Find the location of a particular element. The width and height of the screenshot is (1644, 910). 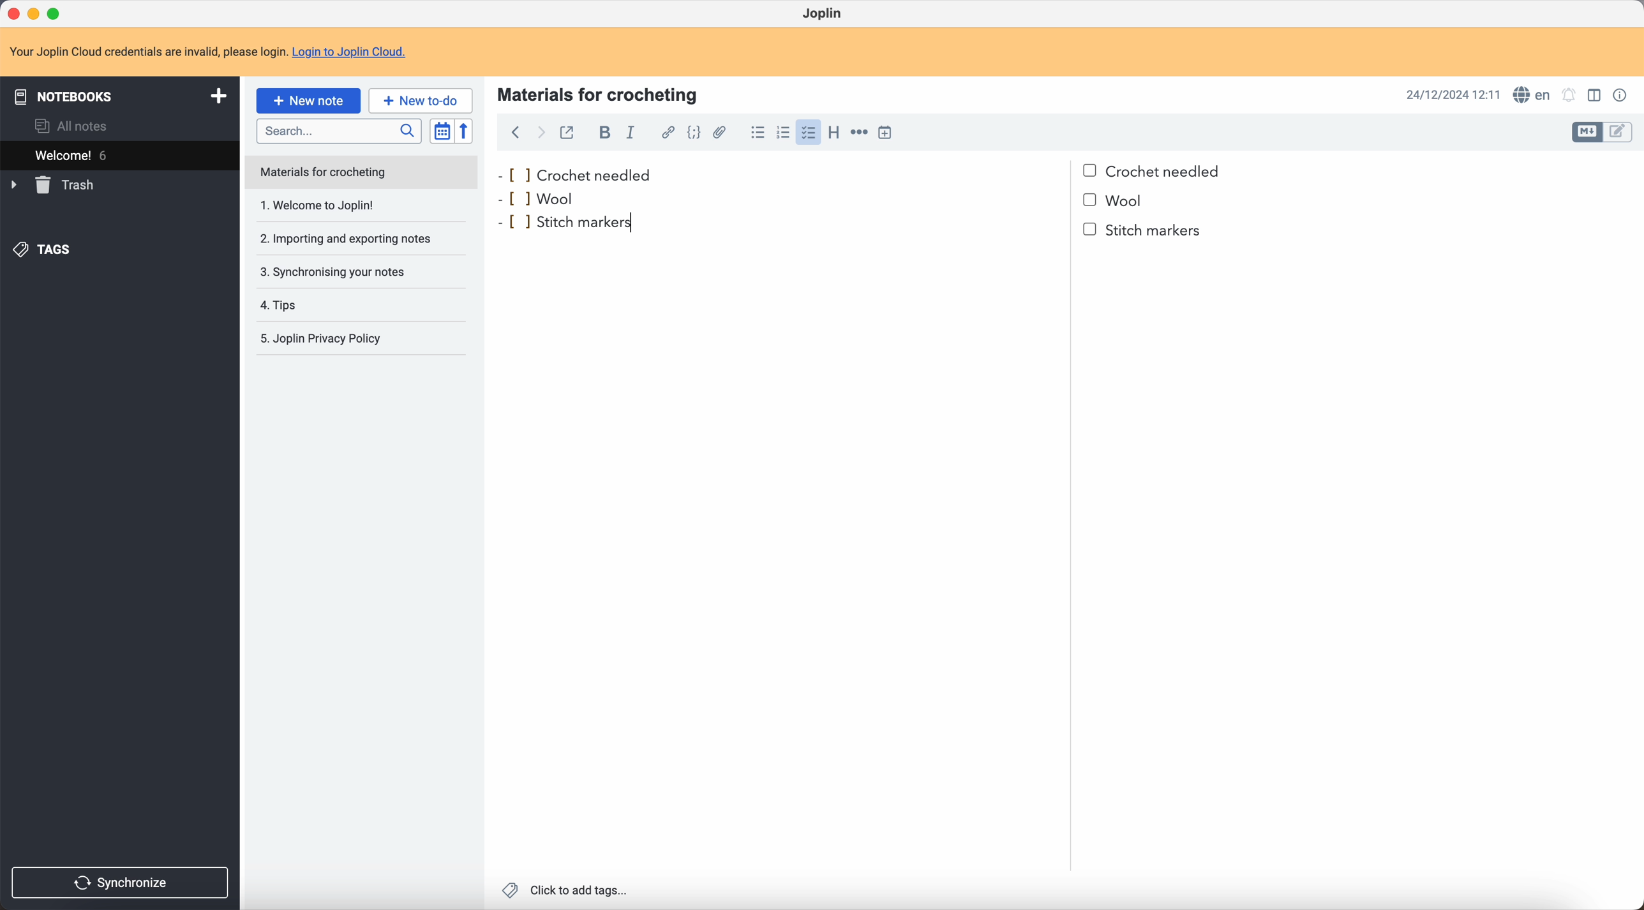

Joplin is located at coordinates (824, 15).